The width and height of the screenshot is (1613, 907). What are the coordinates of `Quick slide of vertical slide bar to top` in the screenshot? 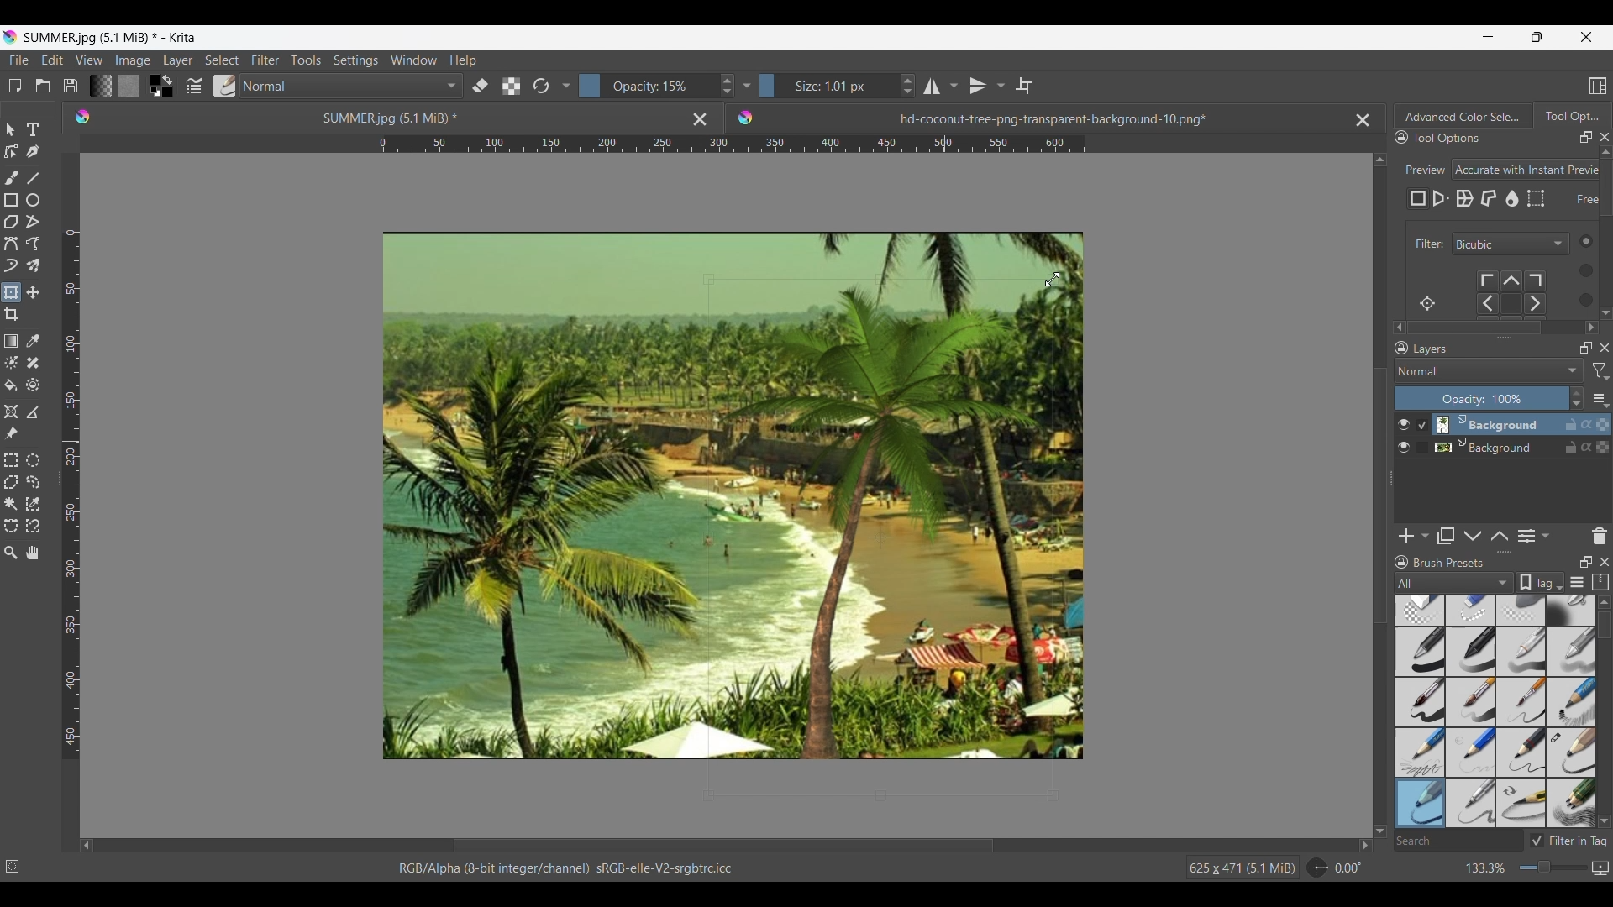 It's located at (1605, 152).